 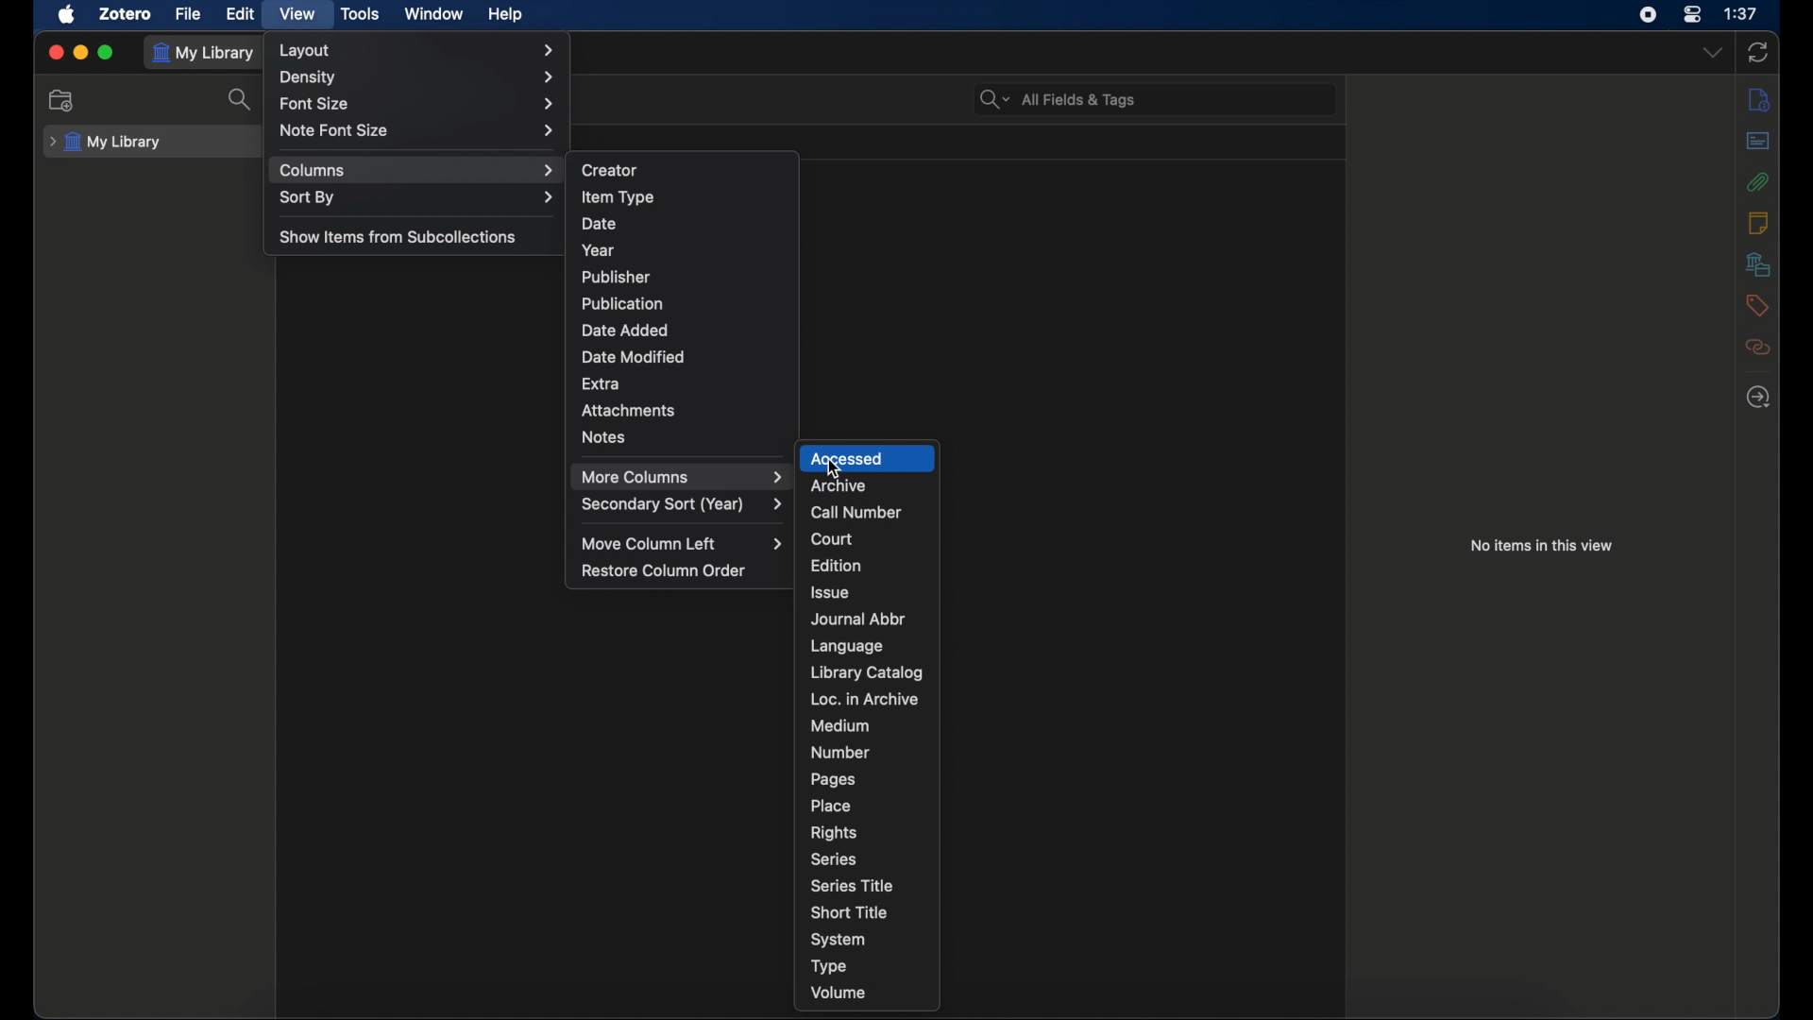 What do you see at coordinates (299, 15) in the screenshot?
I see `view` at bounding box center [299, 15].